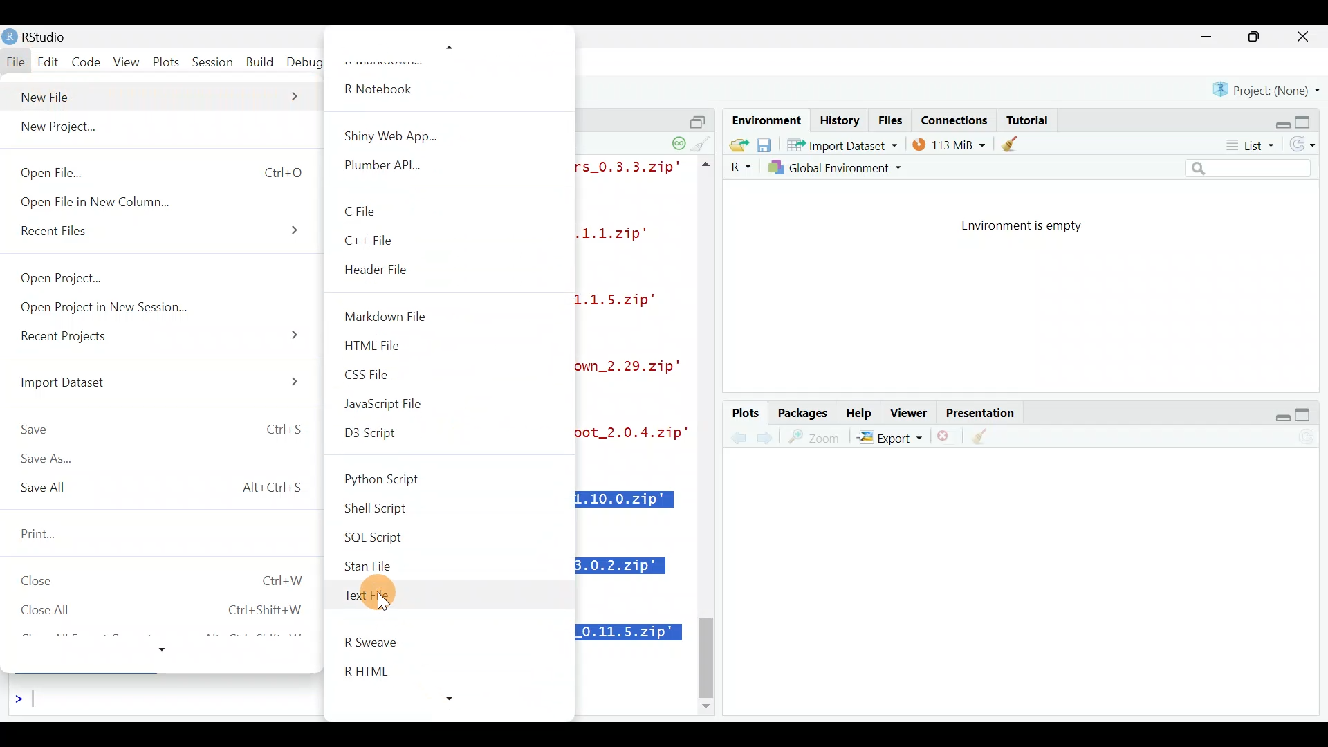  Describe the element at coordinates (162, 234) in the screenshot. I see `Recent Files` at that location.